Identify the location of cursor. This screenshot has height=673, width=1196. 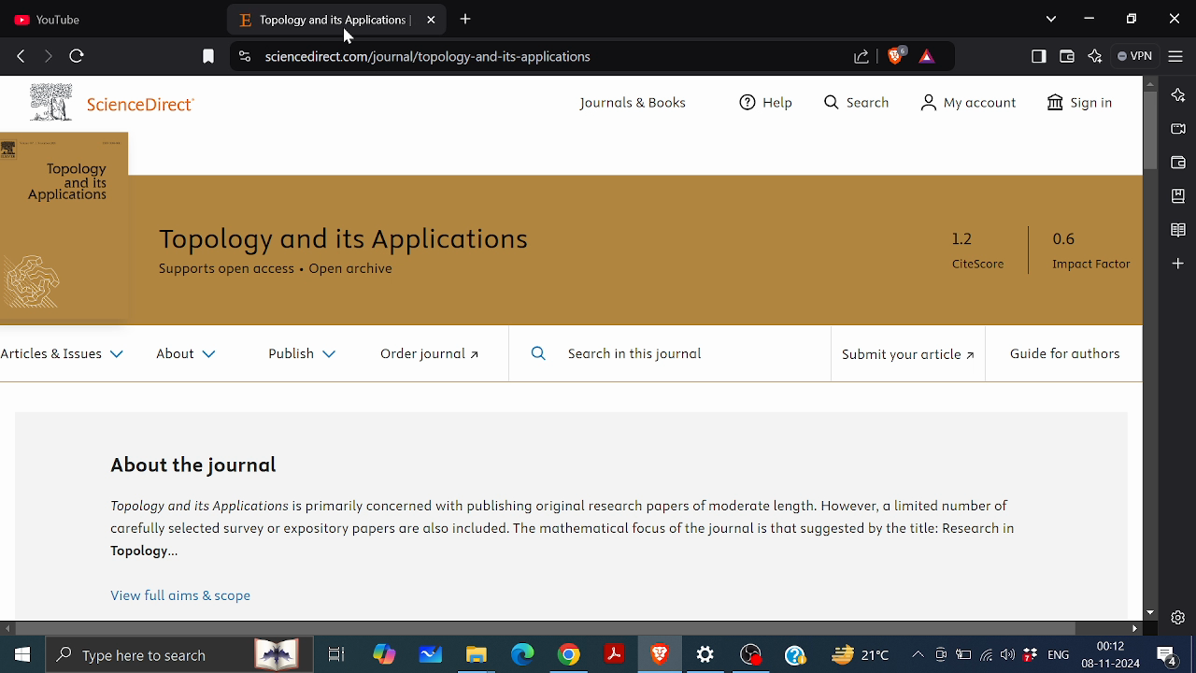
(349, 38).